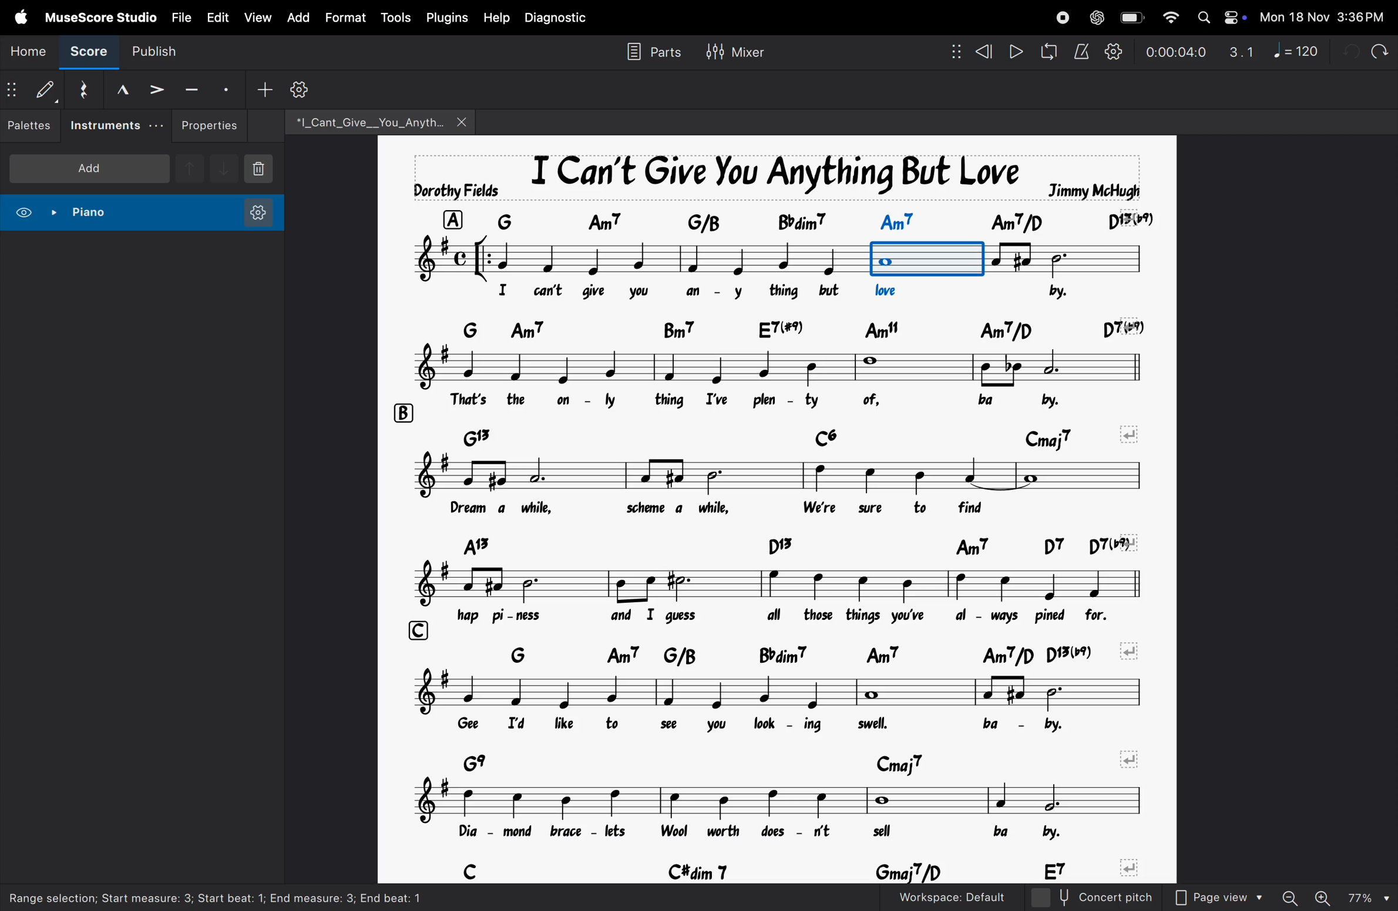 The width and height of the screenshot is (1398, 911). Describe the element at coordinates (818, 655) in the screenshot. I see `chord symbols` at that location.